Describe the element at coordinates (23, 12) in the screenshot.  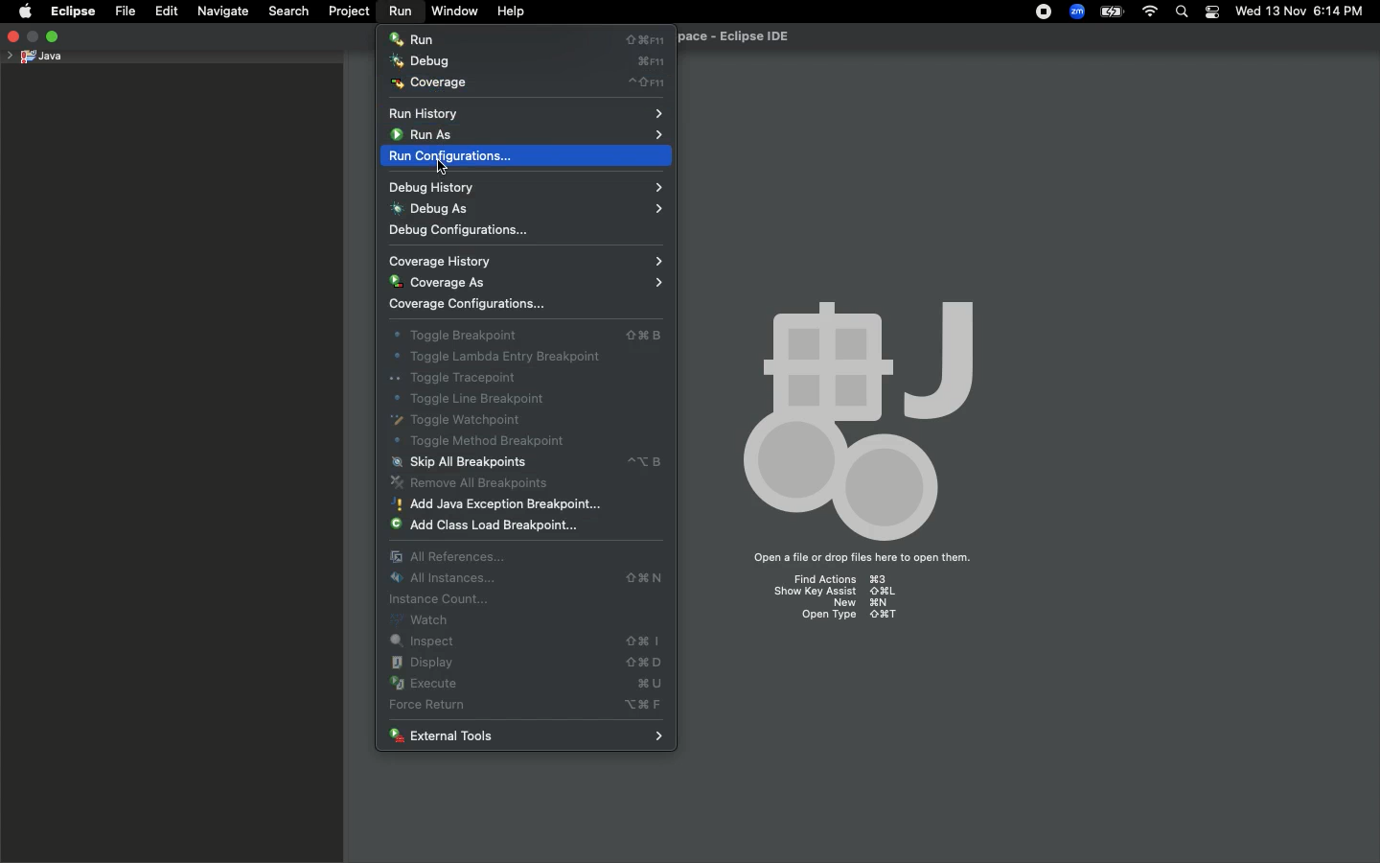
I see `Apple logo` at that location.